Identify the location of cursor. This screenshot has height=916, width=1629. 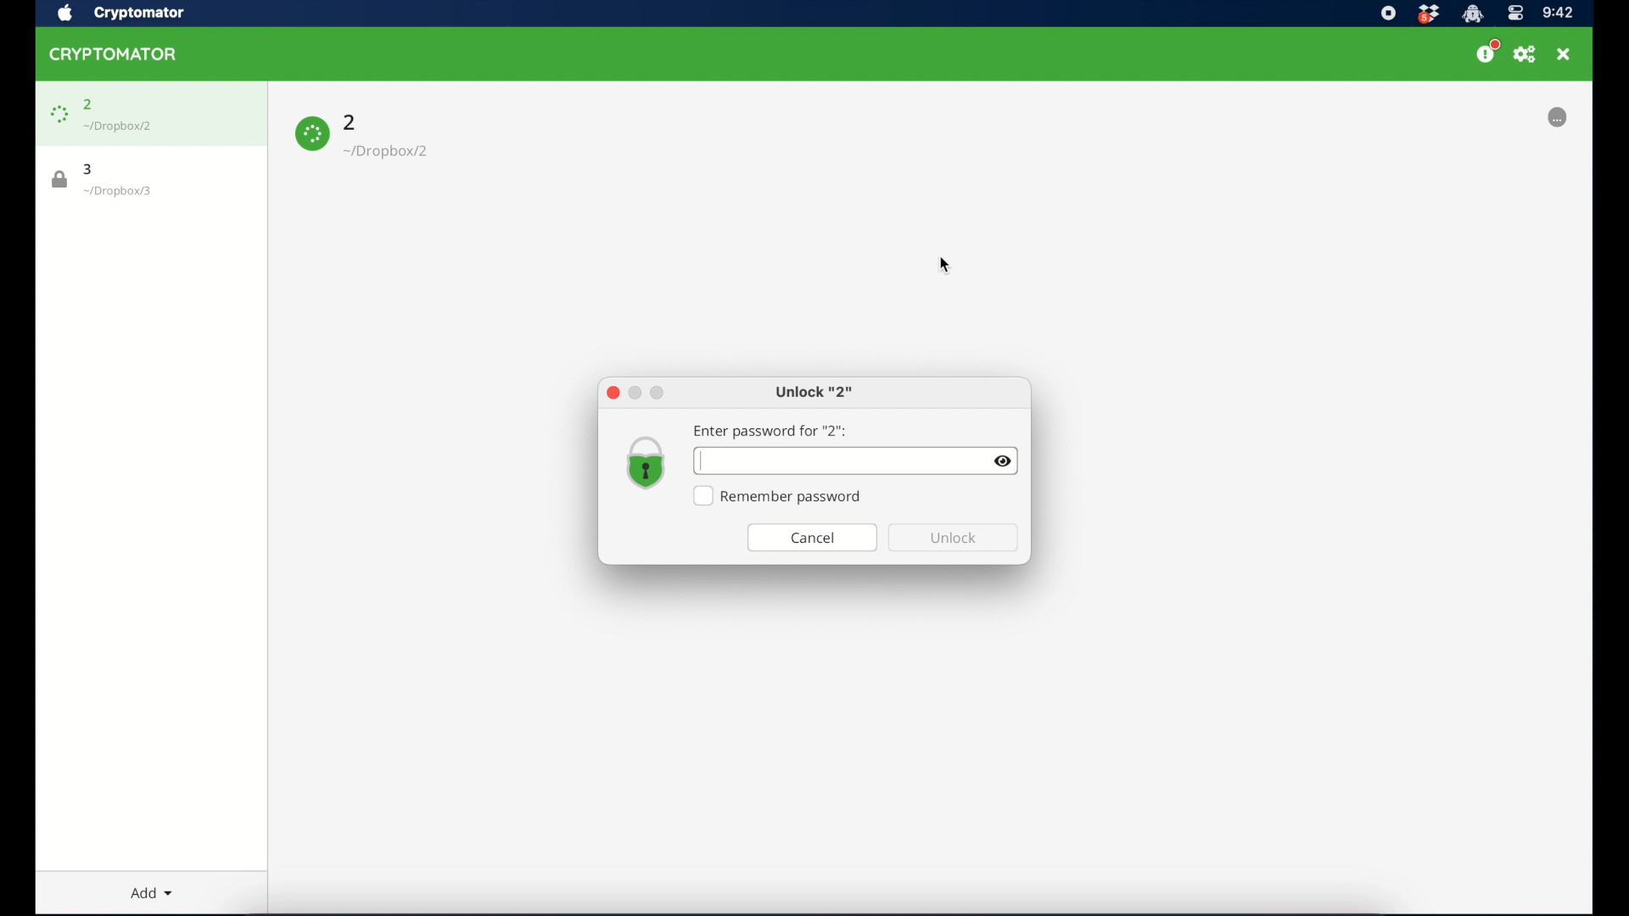
(942, 265).